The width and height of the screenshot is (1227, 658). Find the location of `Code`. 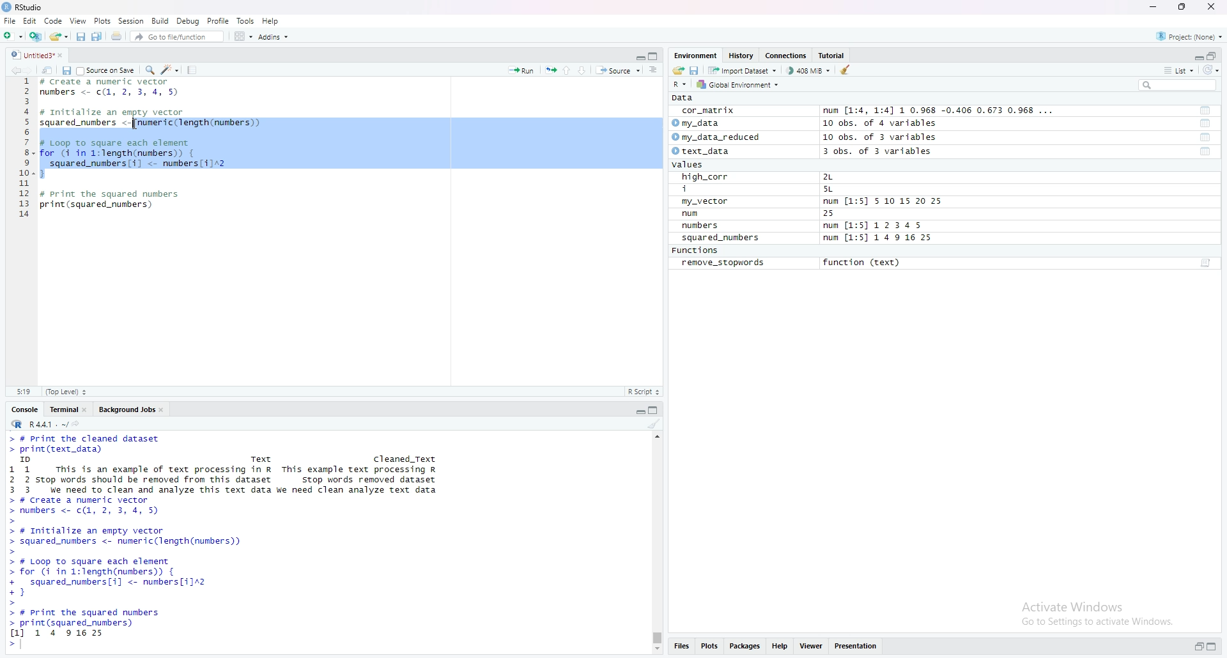

Code is located at coordinates (54, 20).